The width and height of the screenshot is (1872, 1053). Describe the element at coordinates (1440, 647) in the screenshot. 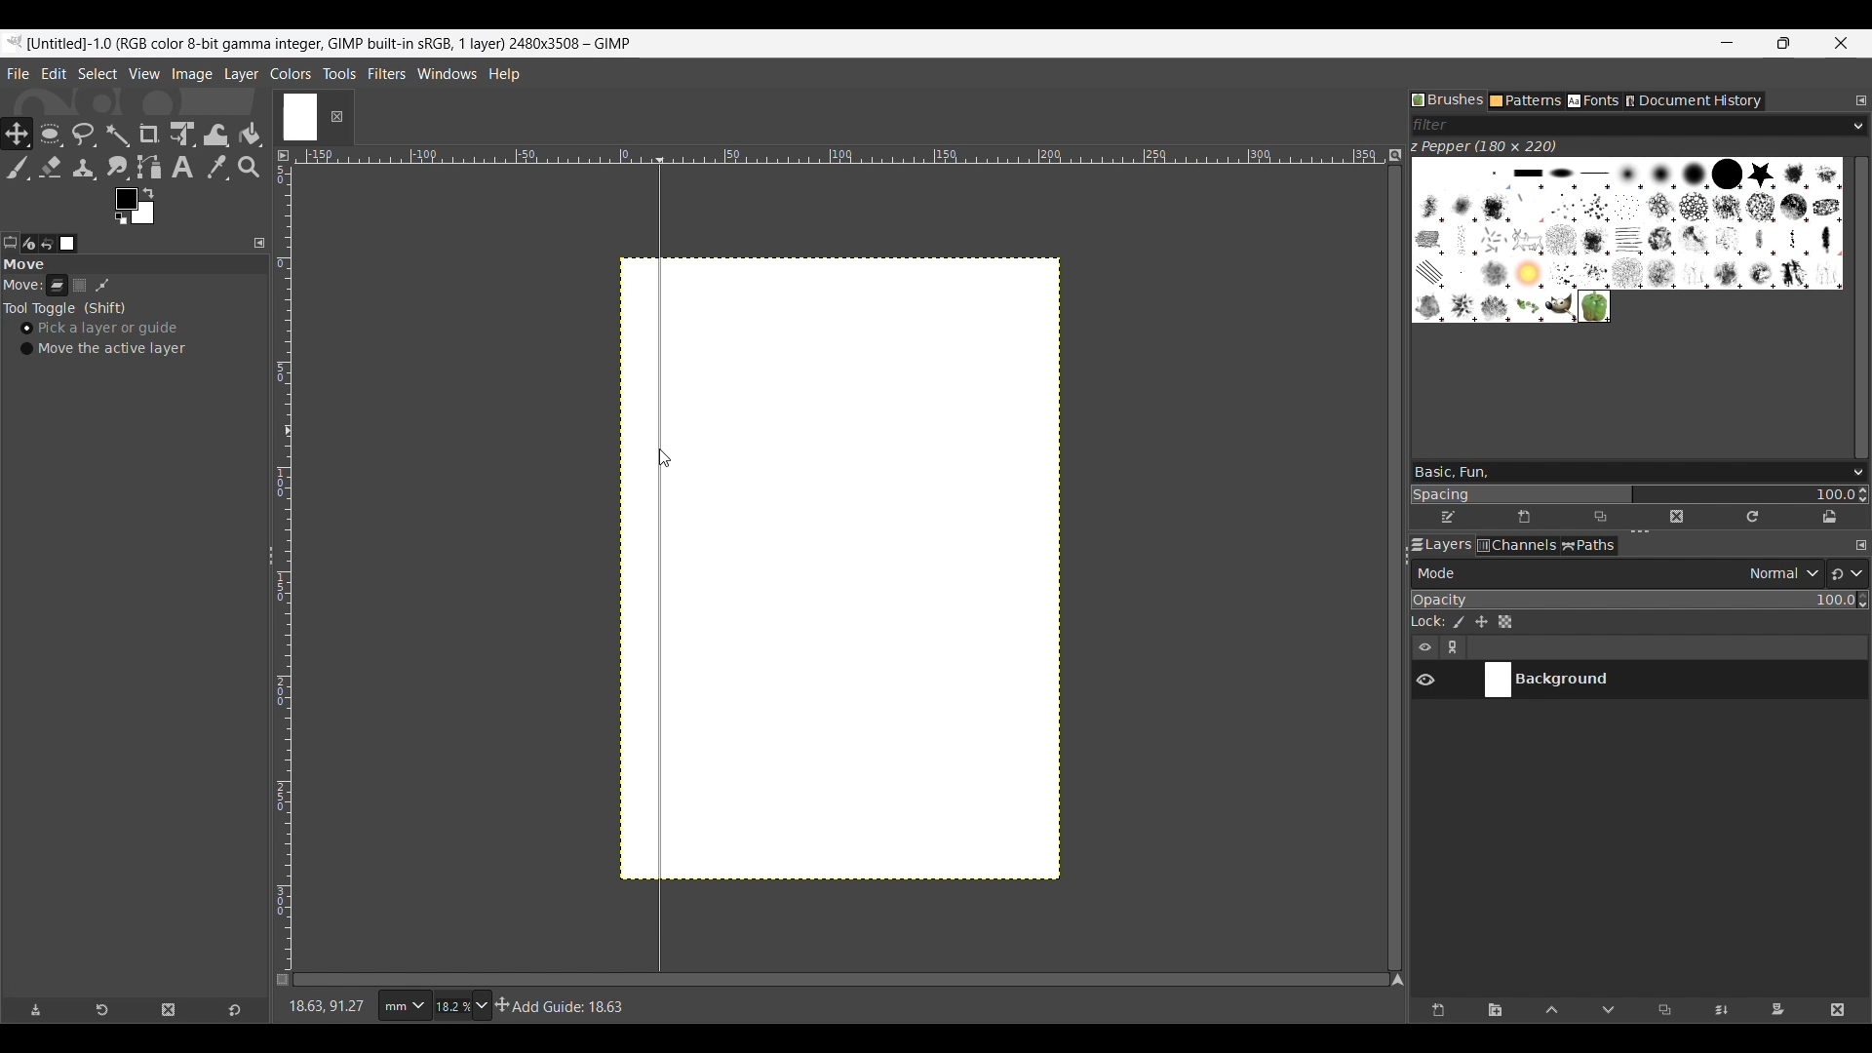

I see `Layer settings` at that location.